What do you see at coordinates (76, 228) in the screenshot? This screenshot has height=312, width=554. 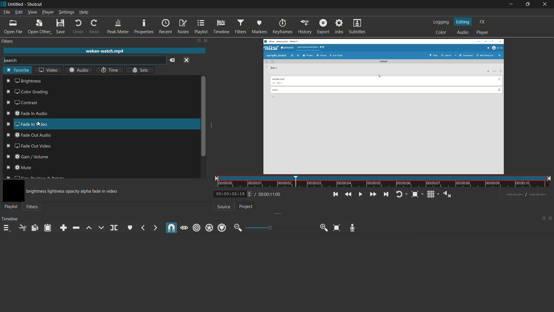 I see `ripple delete` at bounding box center [76, 228].